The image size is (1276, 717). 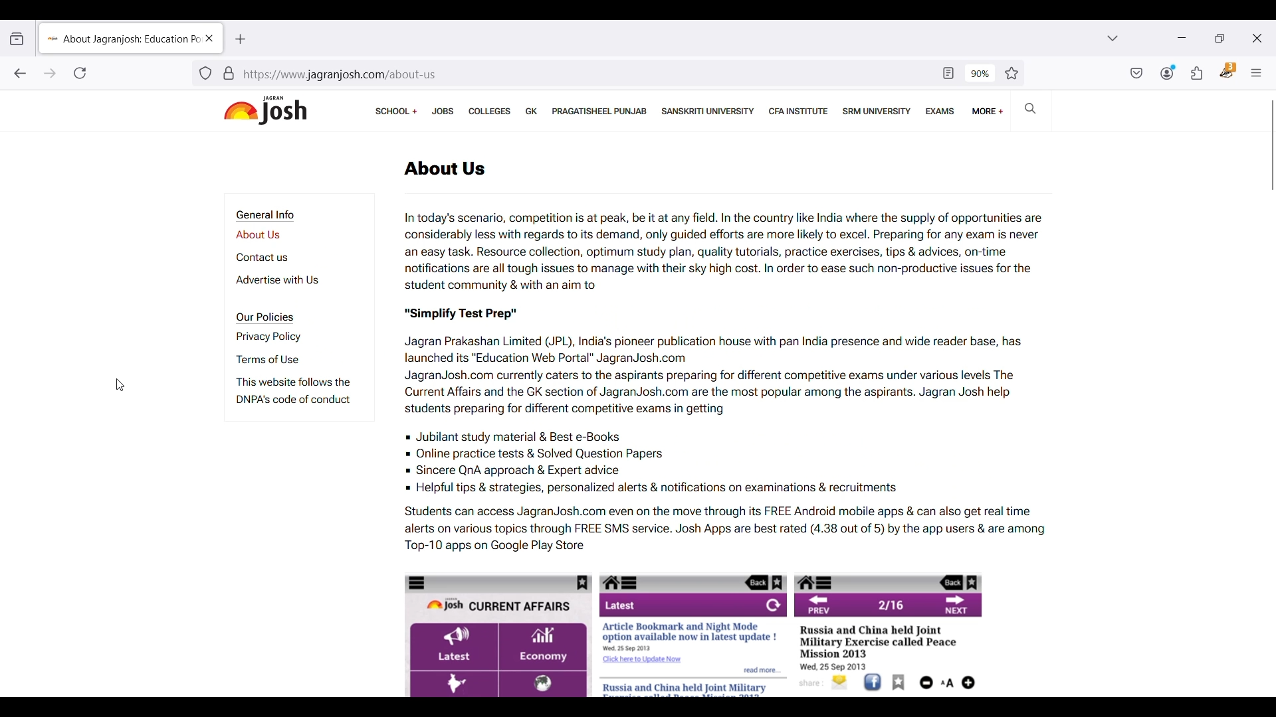 I want to click on Sanskriti university page, so click(x=707, y=111).